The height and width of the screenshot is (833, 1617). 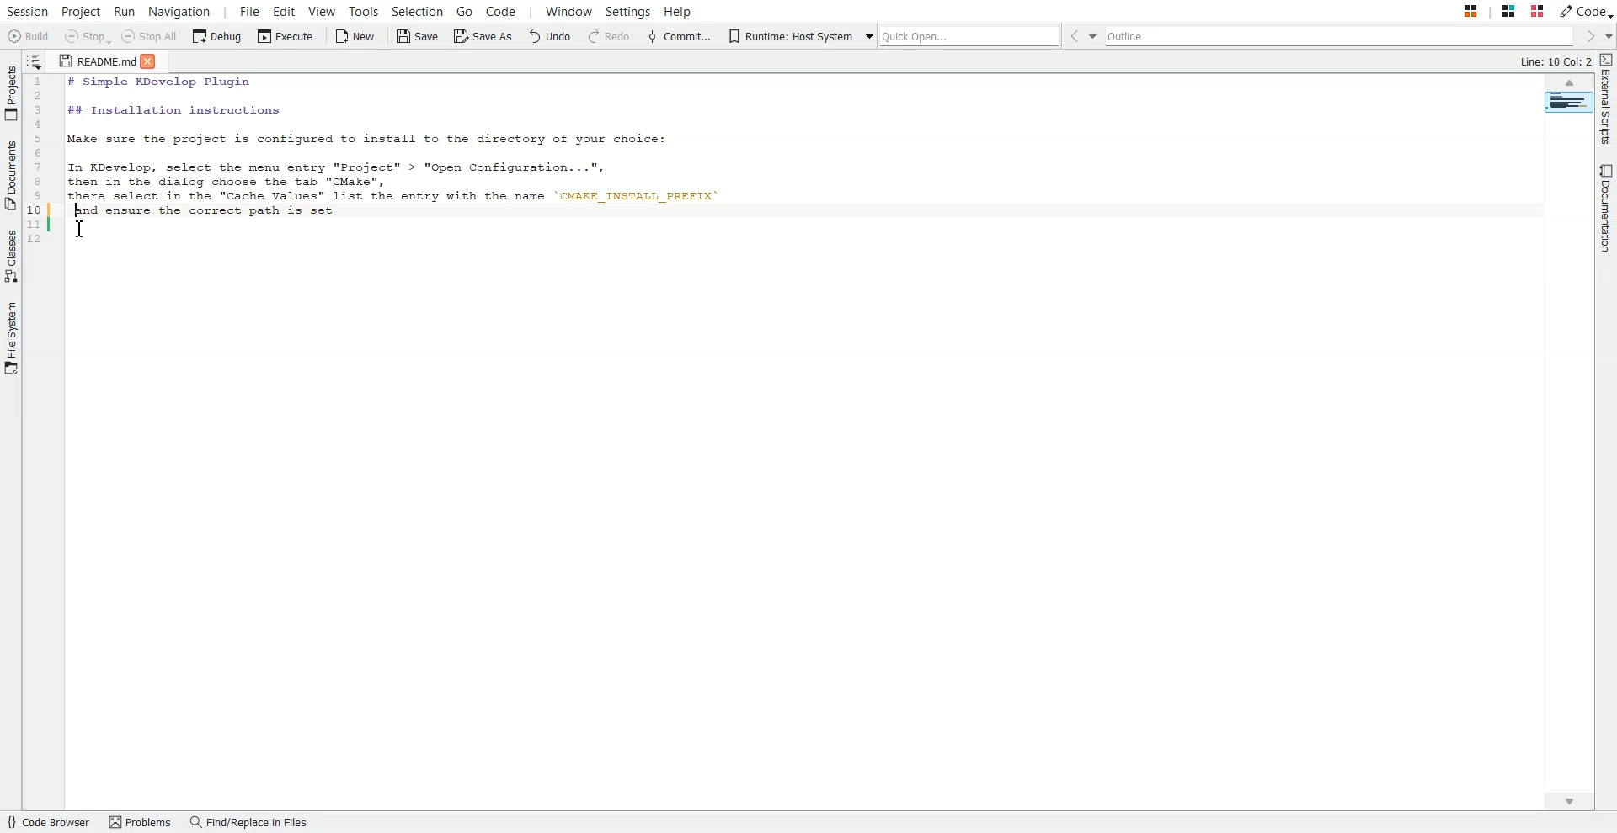 What do you see at coordinates (568, 10) in the screenshot?
I see `Window` at bounding box center [568, 10].